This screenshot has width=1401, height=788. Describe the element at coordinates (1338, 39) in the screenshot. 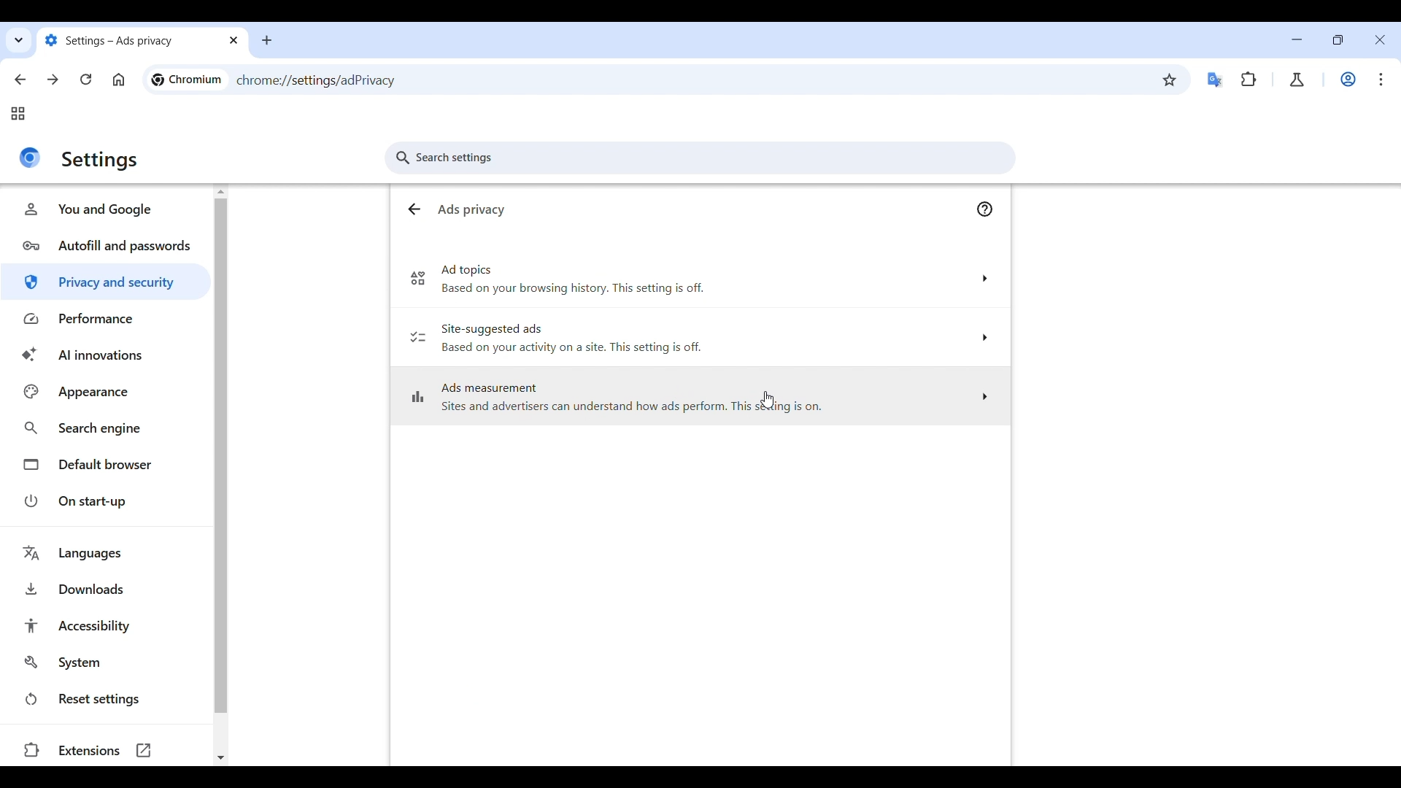

I see `Show interface in a smaller tab` at that location.